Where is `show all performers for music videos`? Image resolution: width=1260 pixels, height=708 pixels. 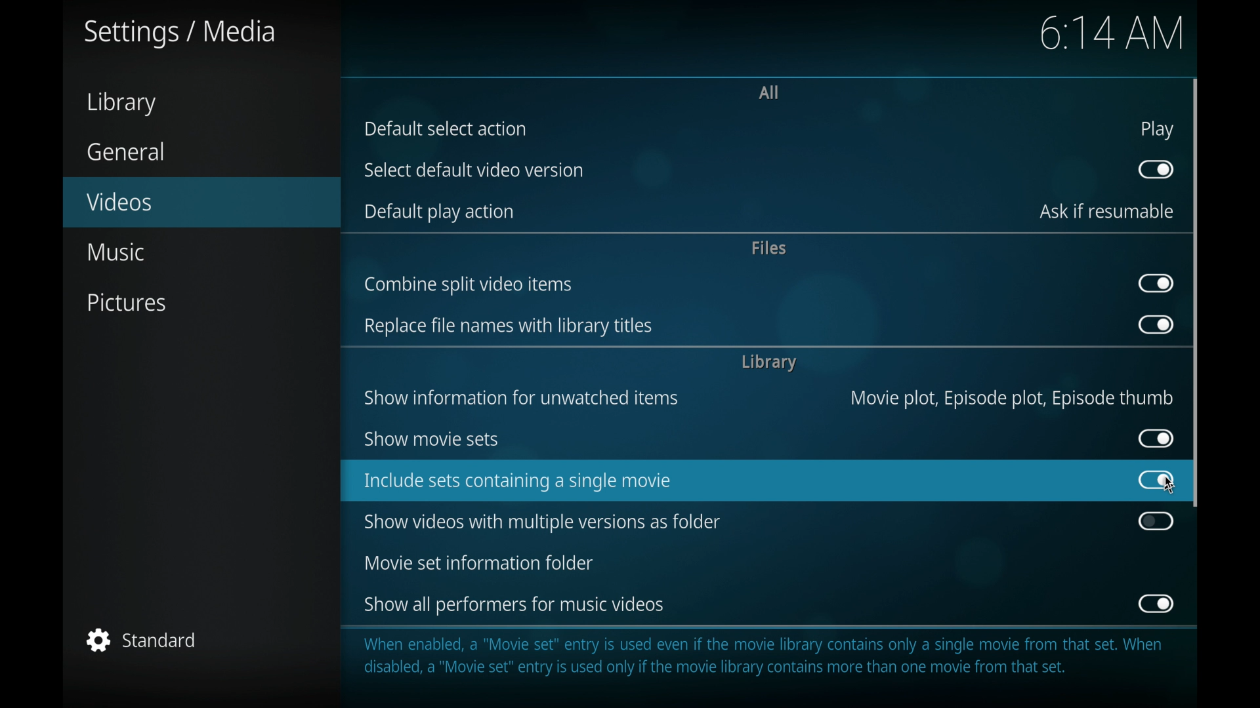 show all performers for music videos is located at coordinates (516, 606).